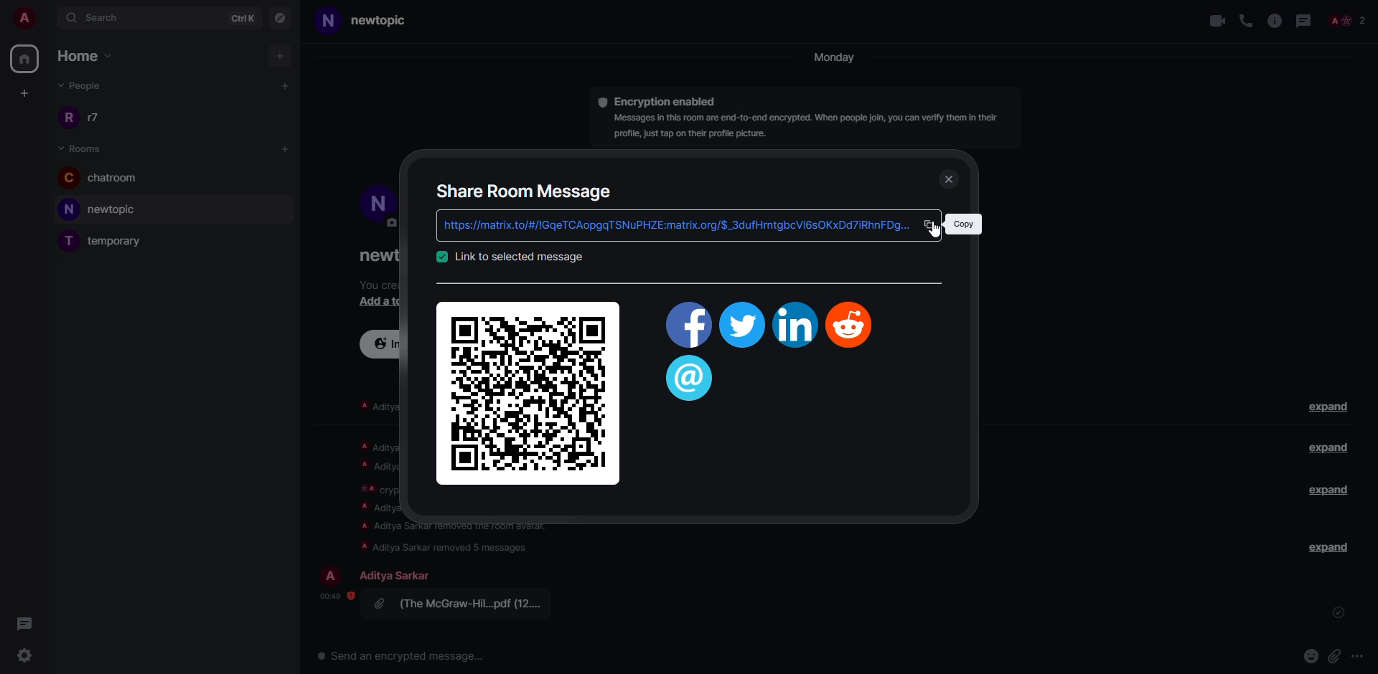 The width and height of the screenshot is (1378, 674). I want to click on click, so click(932, 224).